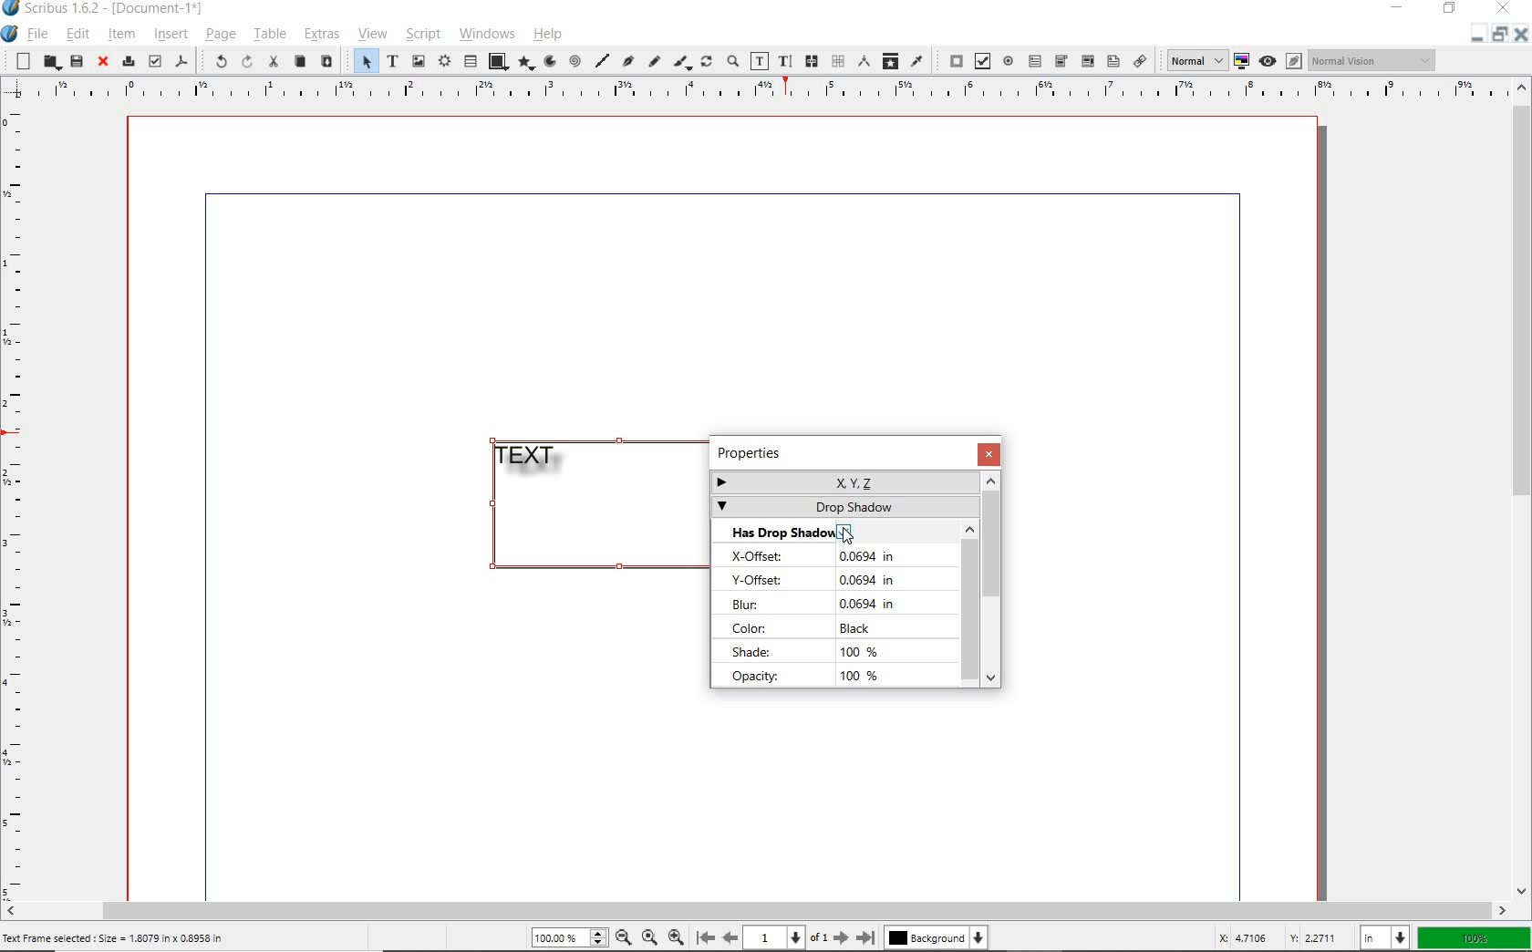 The image size is (1532, 952). I want to click on copy item properties, so click(889, 60).